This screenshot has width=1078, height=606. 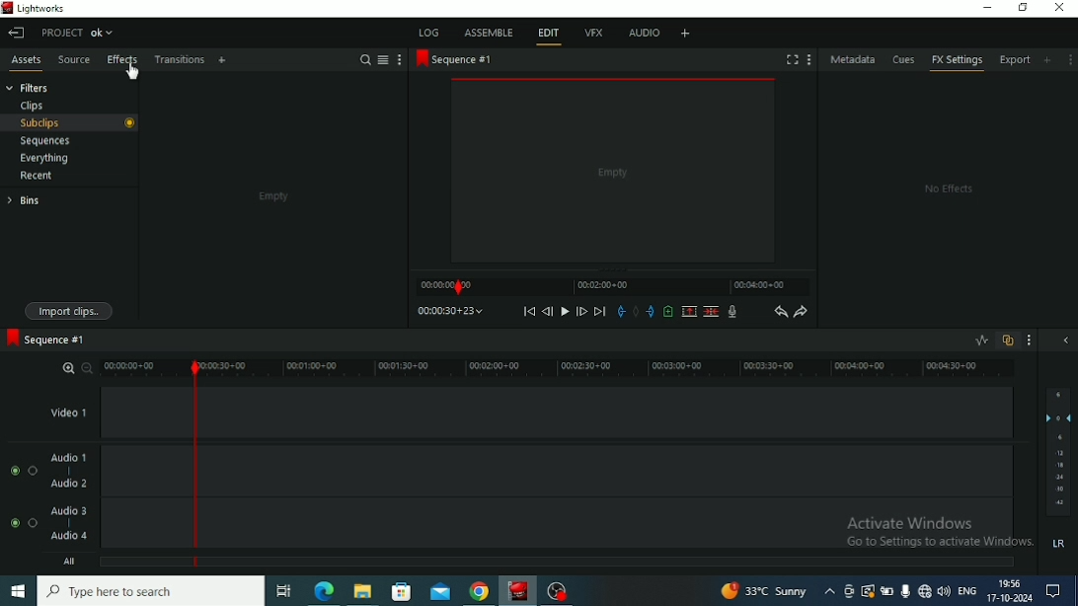 I want to click on Toggle auto track sync, so click(x=1008, y=341).